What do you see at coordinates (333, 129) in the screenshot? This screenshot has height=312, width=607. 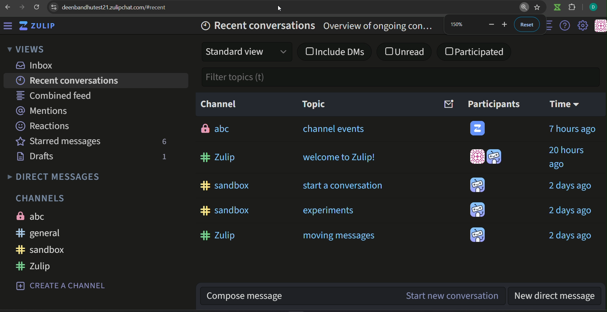 I see `channel events` at bounding box center [333, 129].